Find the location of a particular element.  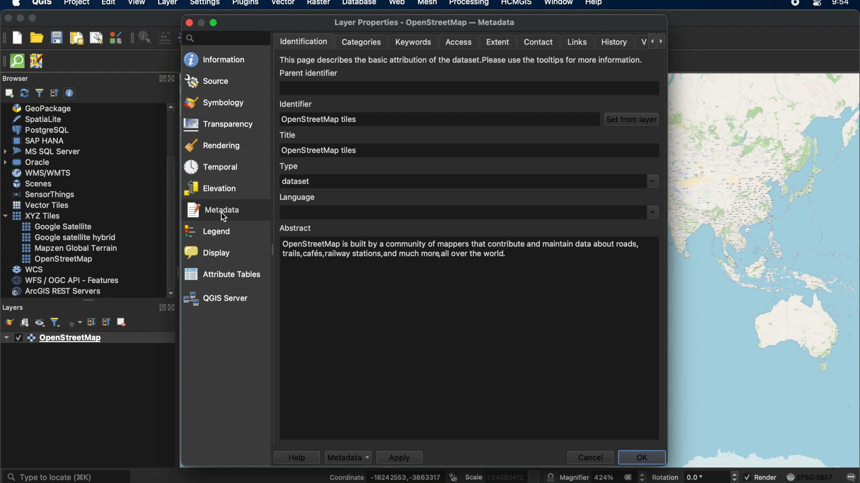

inactive minimize icon is located at coordinates (202, 24).